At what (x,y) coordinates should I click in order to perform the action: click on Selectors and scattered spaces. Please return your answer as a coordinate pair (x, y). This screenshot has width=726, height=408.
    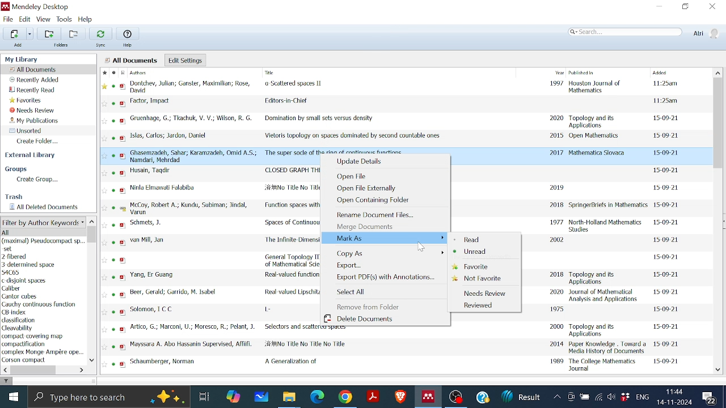
    Looking at the image, I should click on (208, 329).